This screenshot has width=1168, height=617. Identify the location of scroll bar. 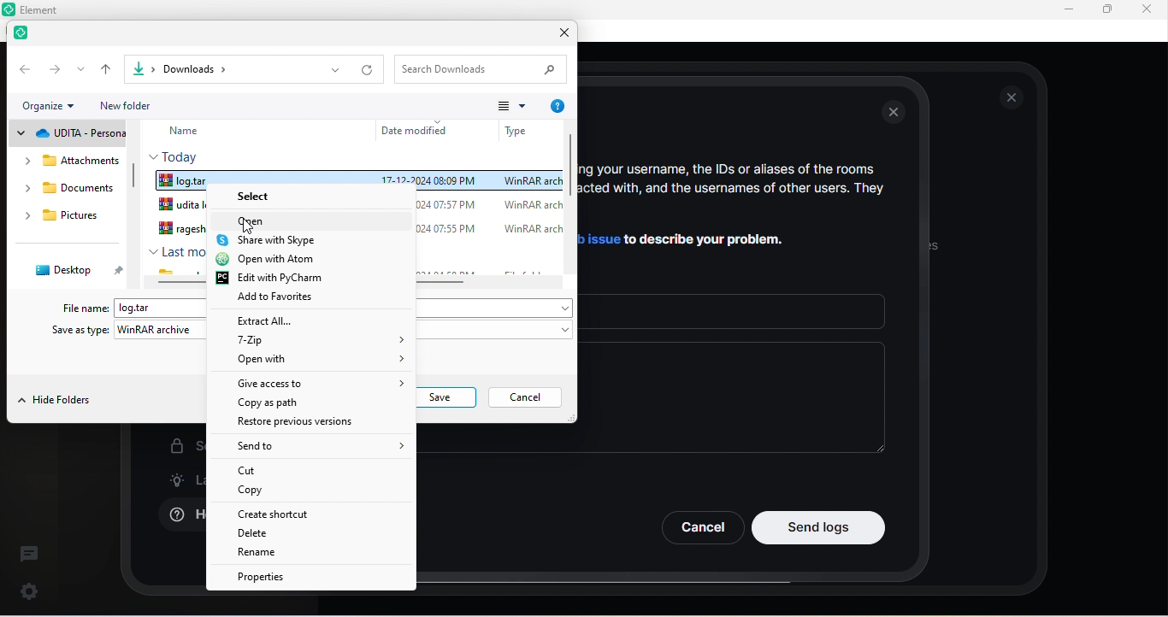
(134, 181).